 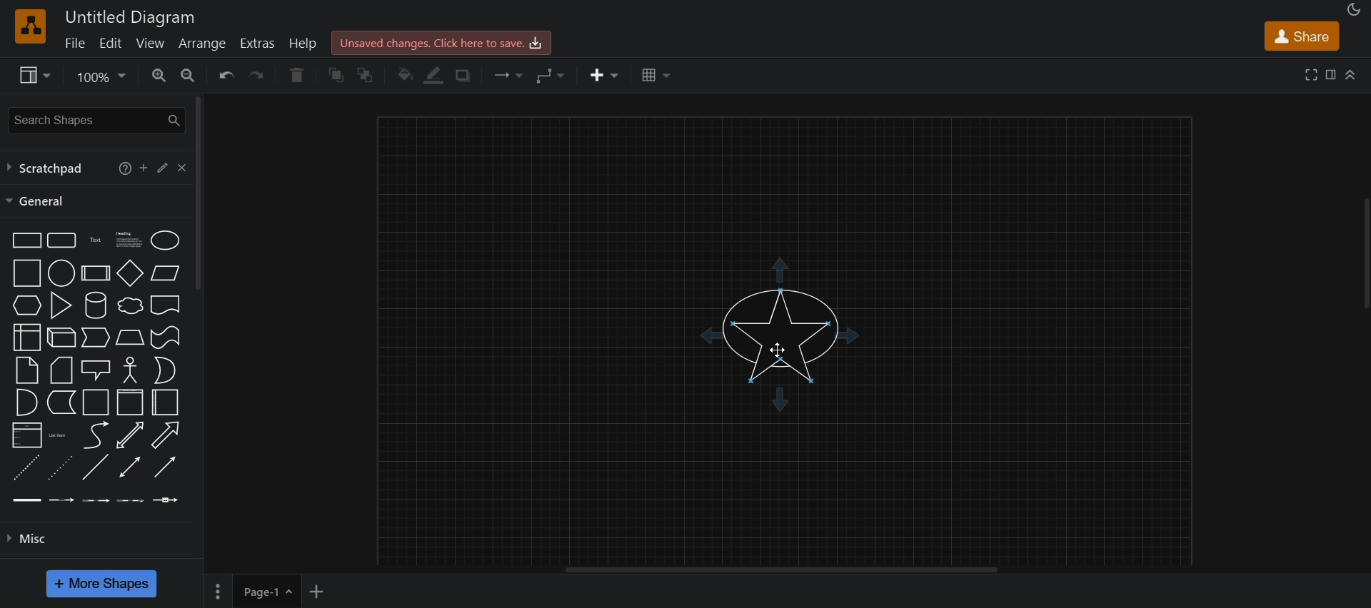 I want to click on note , so click(x=26, y=371).